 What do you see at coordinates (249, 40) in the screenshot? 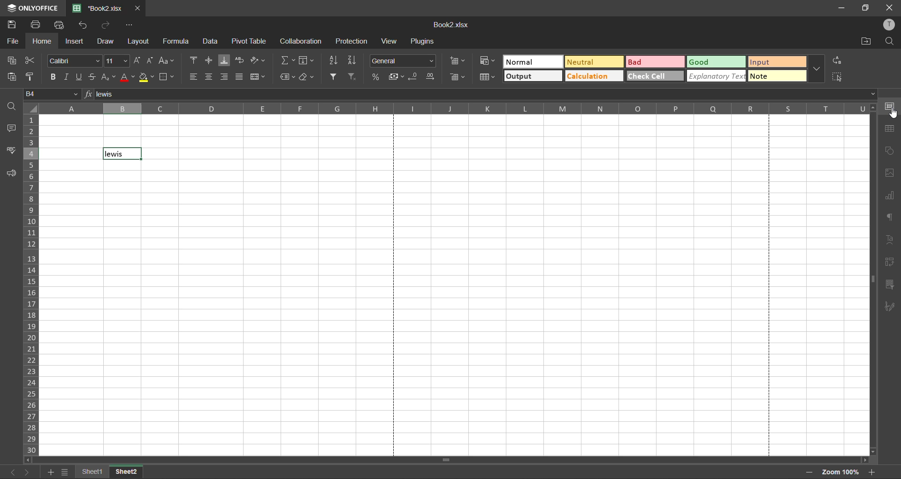
I see `pivot table` at bounding box center [249, 40].